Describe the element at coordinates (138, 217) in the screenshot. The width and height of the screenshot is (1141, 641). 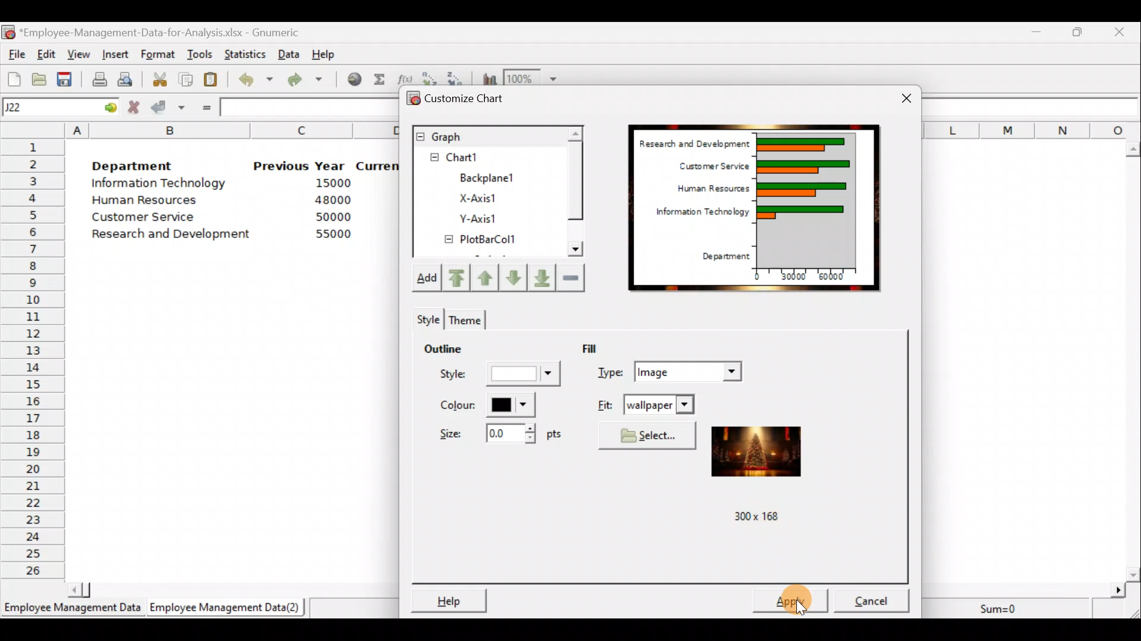
I see `Customer Service` at that location.